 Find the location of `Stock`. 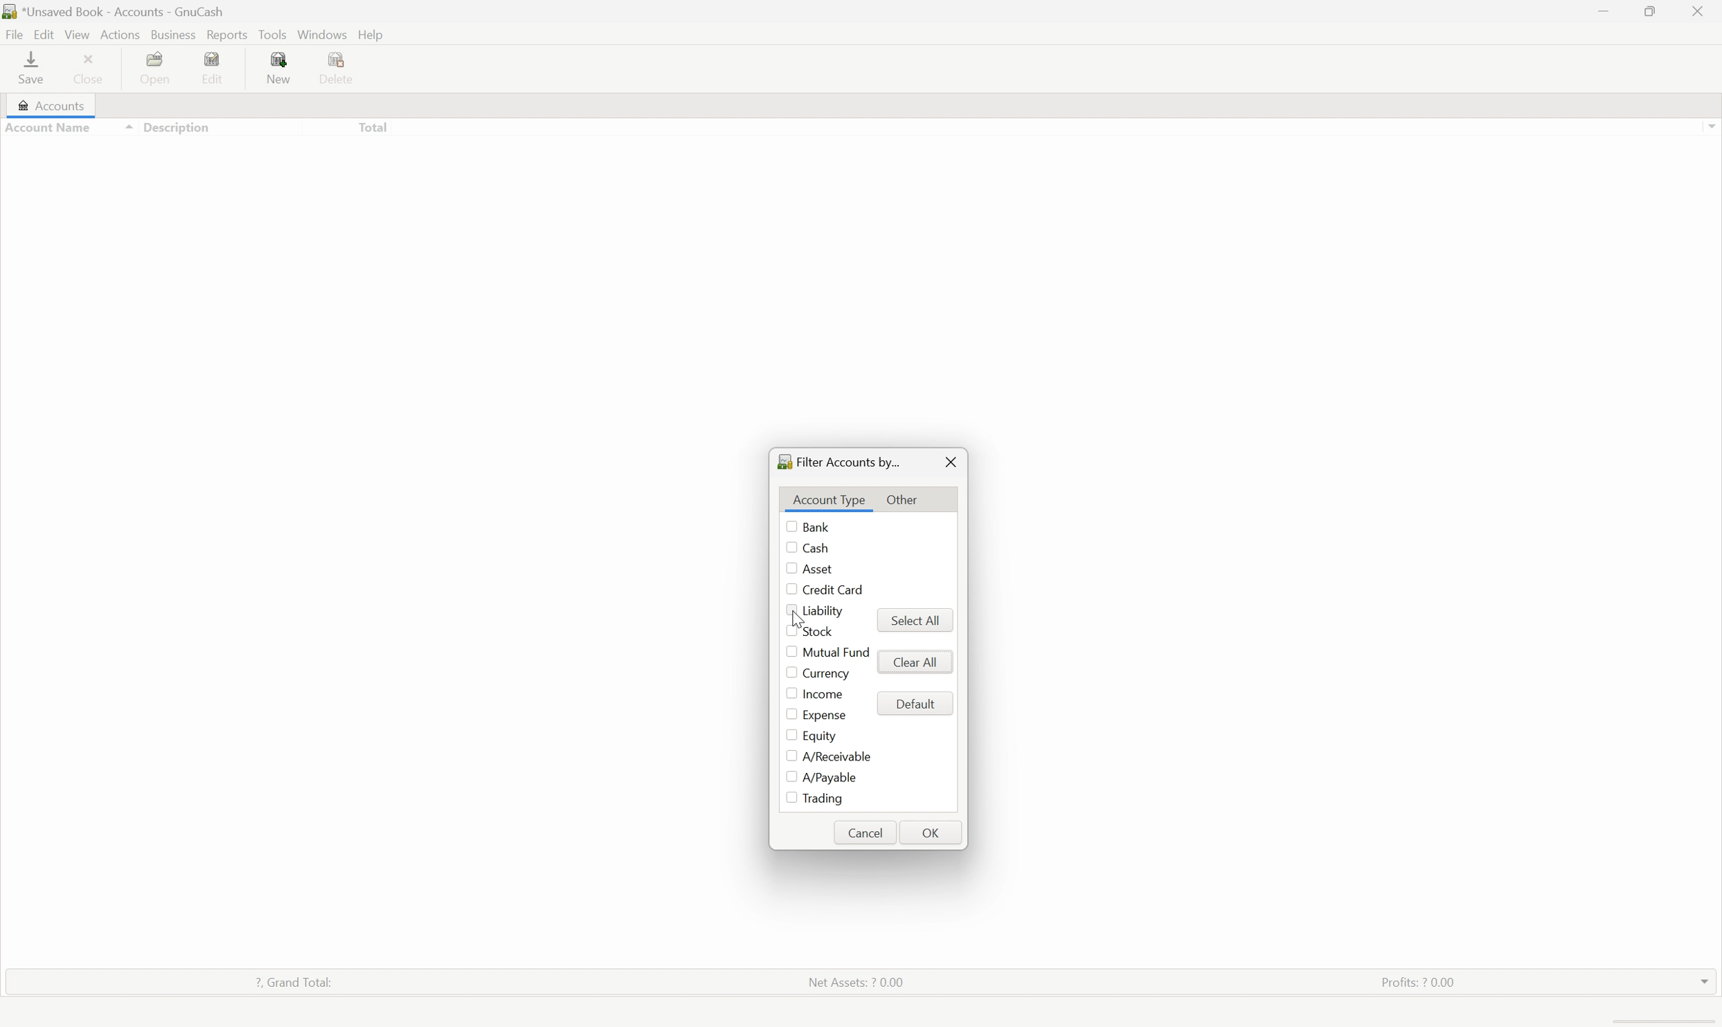

Stock is located at coordinates (823, 634).